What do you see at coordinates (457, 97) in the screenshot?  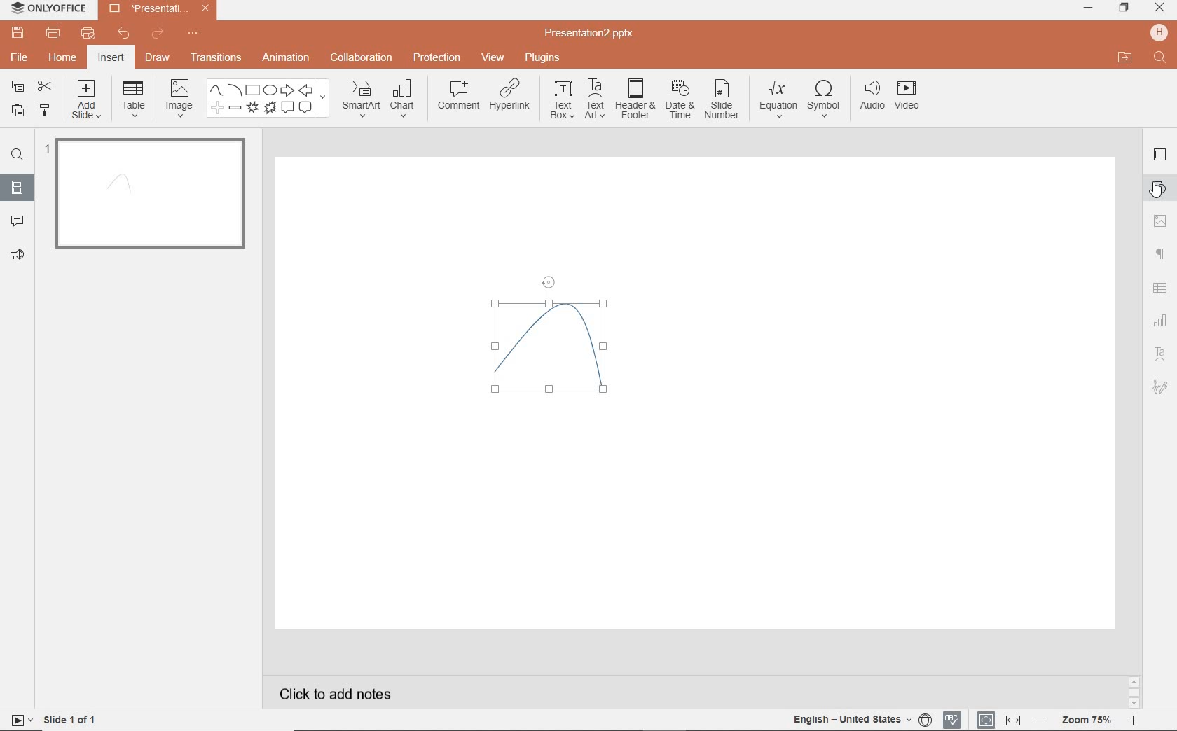 I see `COMMENT` at bounding box center [457, 97].